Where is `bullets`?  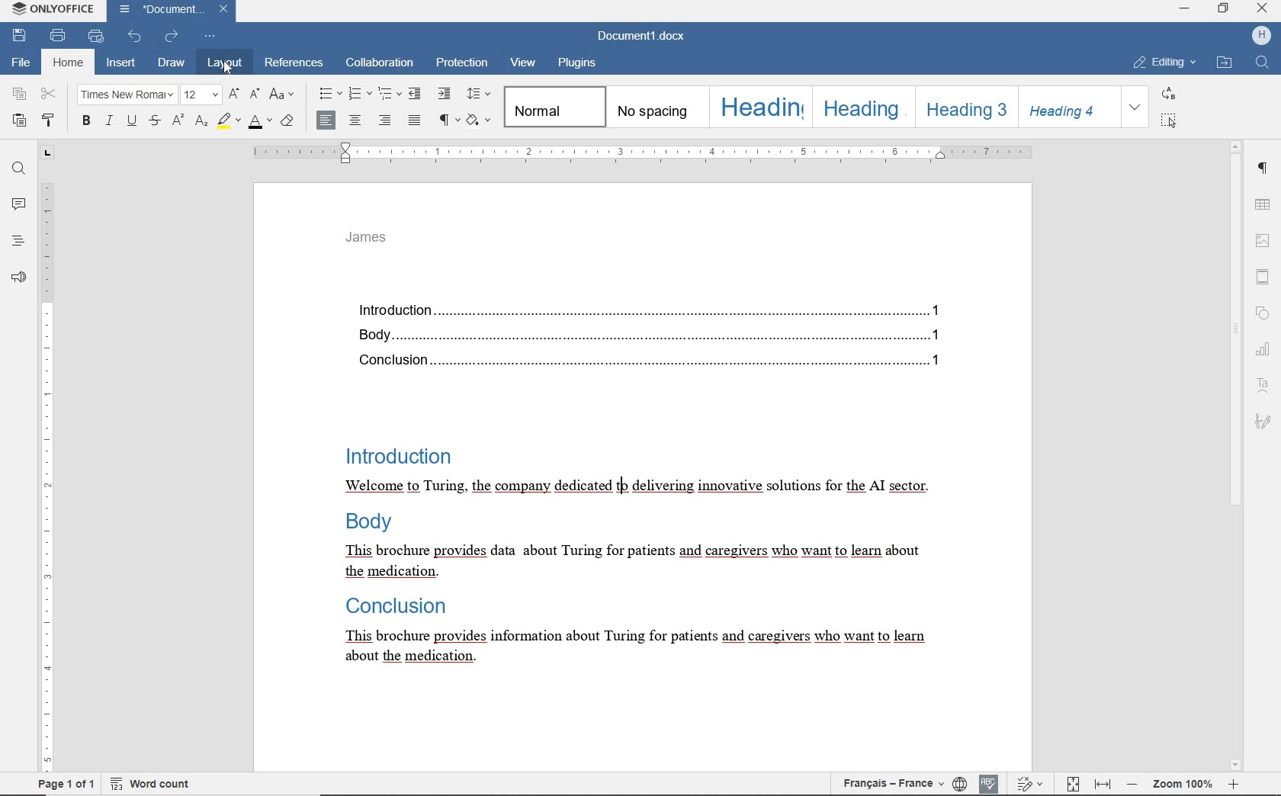
bullets is located at coordinates (329, 92).